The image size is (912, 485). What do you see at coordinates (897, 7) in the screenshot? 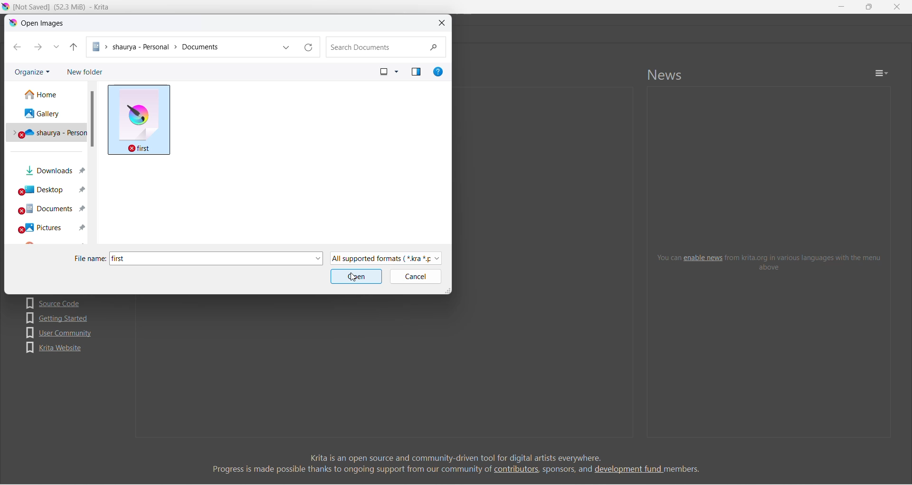
I see `close` at bounding box center [897, 7].